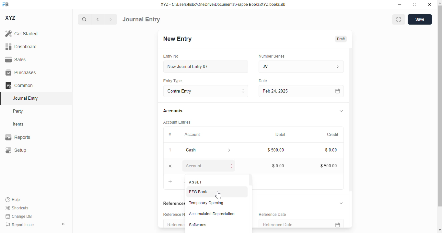  I want to click on reference number, so click(173, 214).